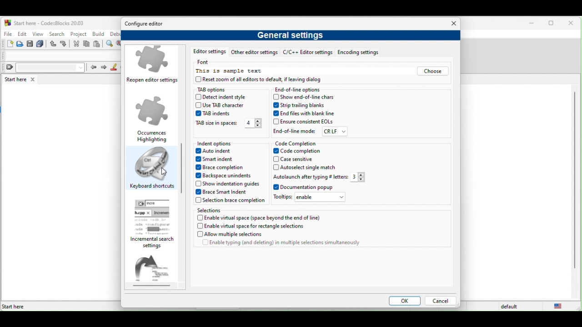 This screenshot has width=582, height=327. Describe the element at coordinates (452, 24) in the screenshot. I see `close` at that location.